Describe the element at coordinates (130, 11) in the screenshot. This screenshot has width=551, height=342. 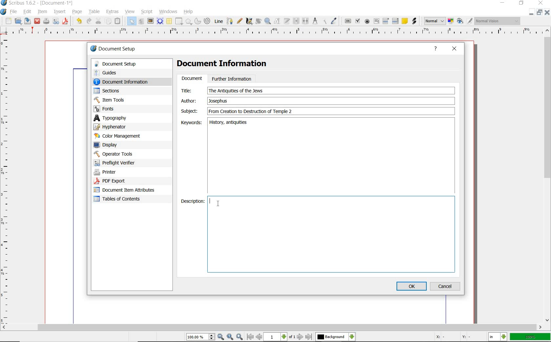
I see `view` at that location.